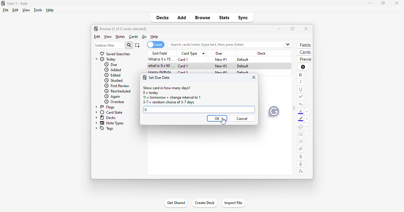  What do you see at coordinates (303, 67) in the screenshot?
I see `options` at bounding box center [303, 67].